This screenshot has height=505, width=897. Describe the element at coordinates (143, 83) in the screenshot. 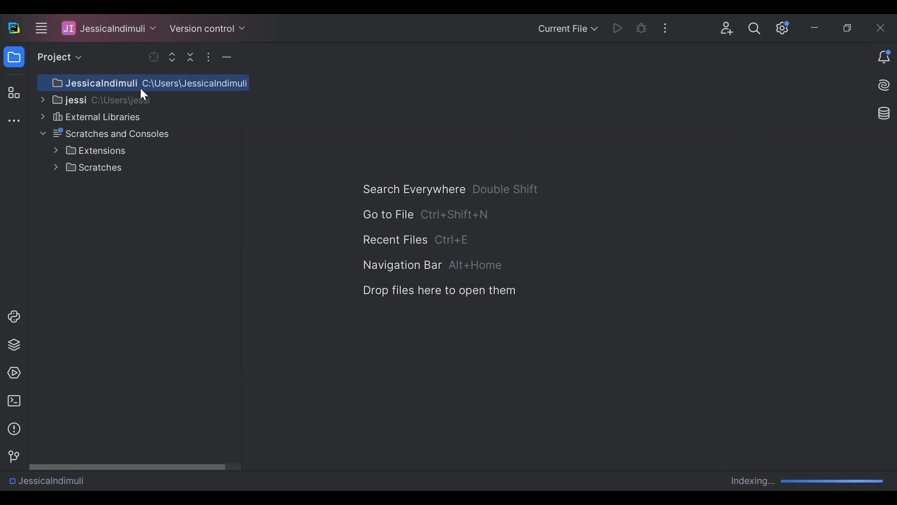

I see `Project Path` at that location.